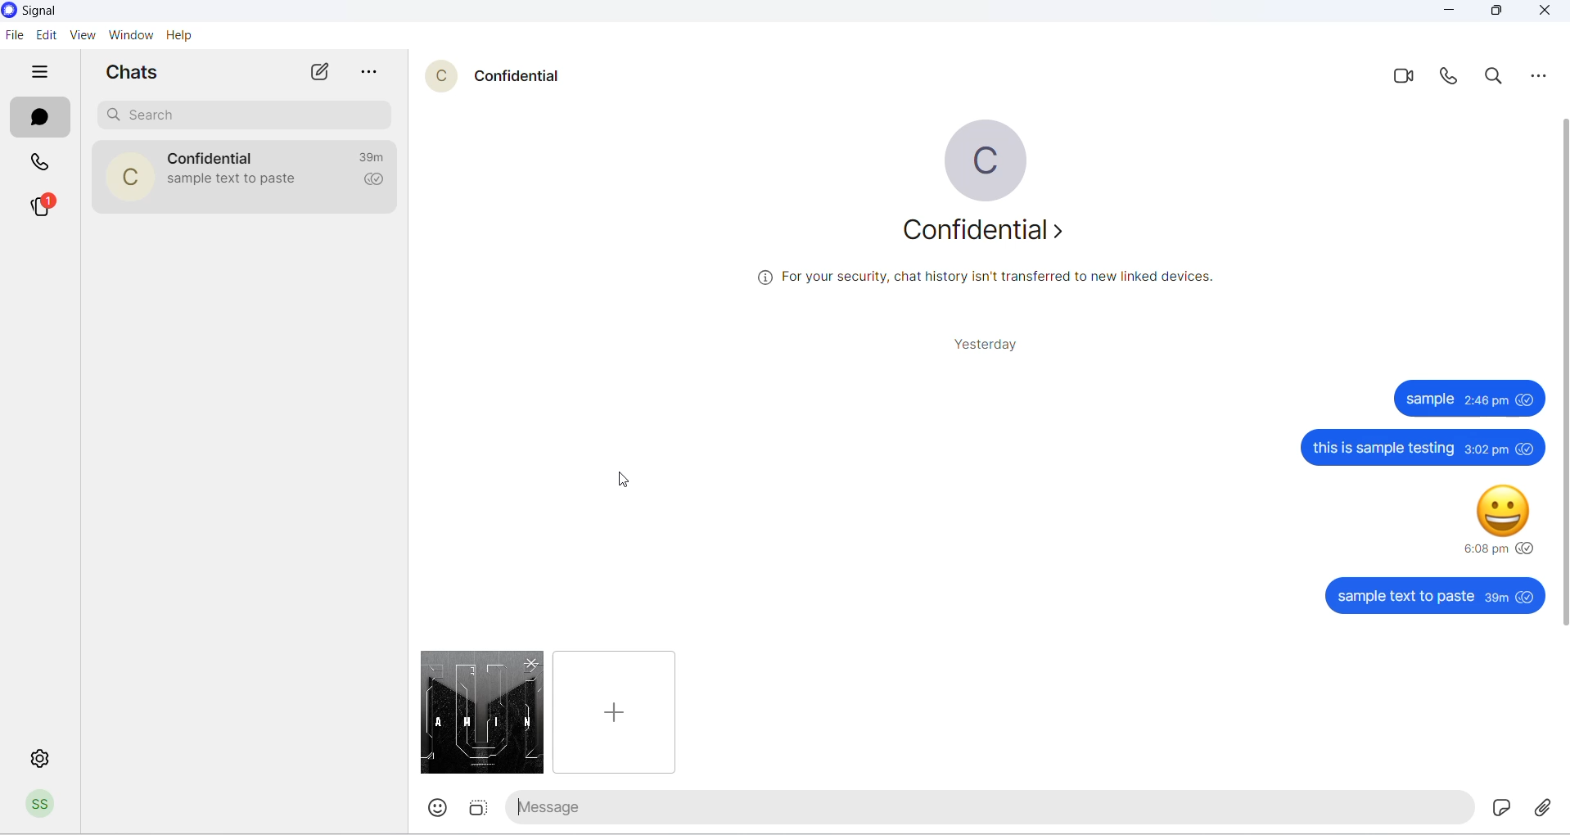  Describe the element at coordinates (1498, 80) in the screenshot. I see `search in chats` at that location.